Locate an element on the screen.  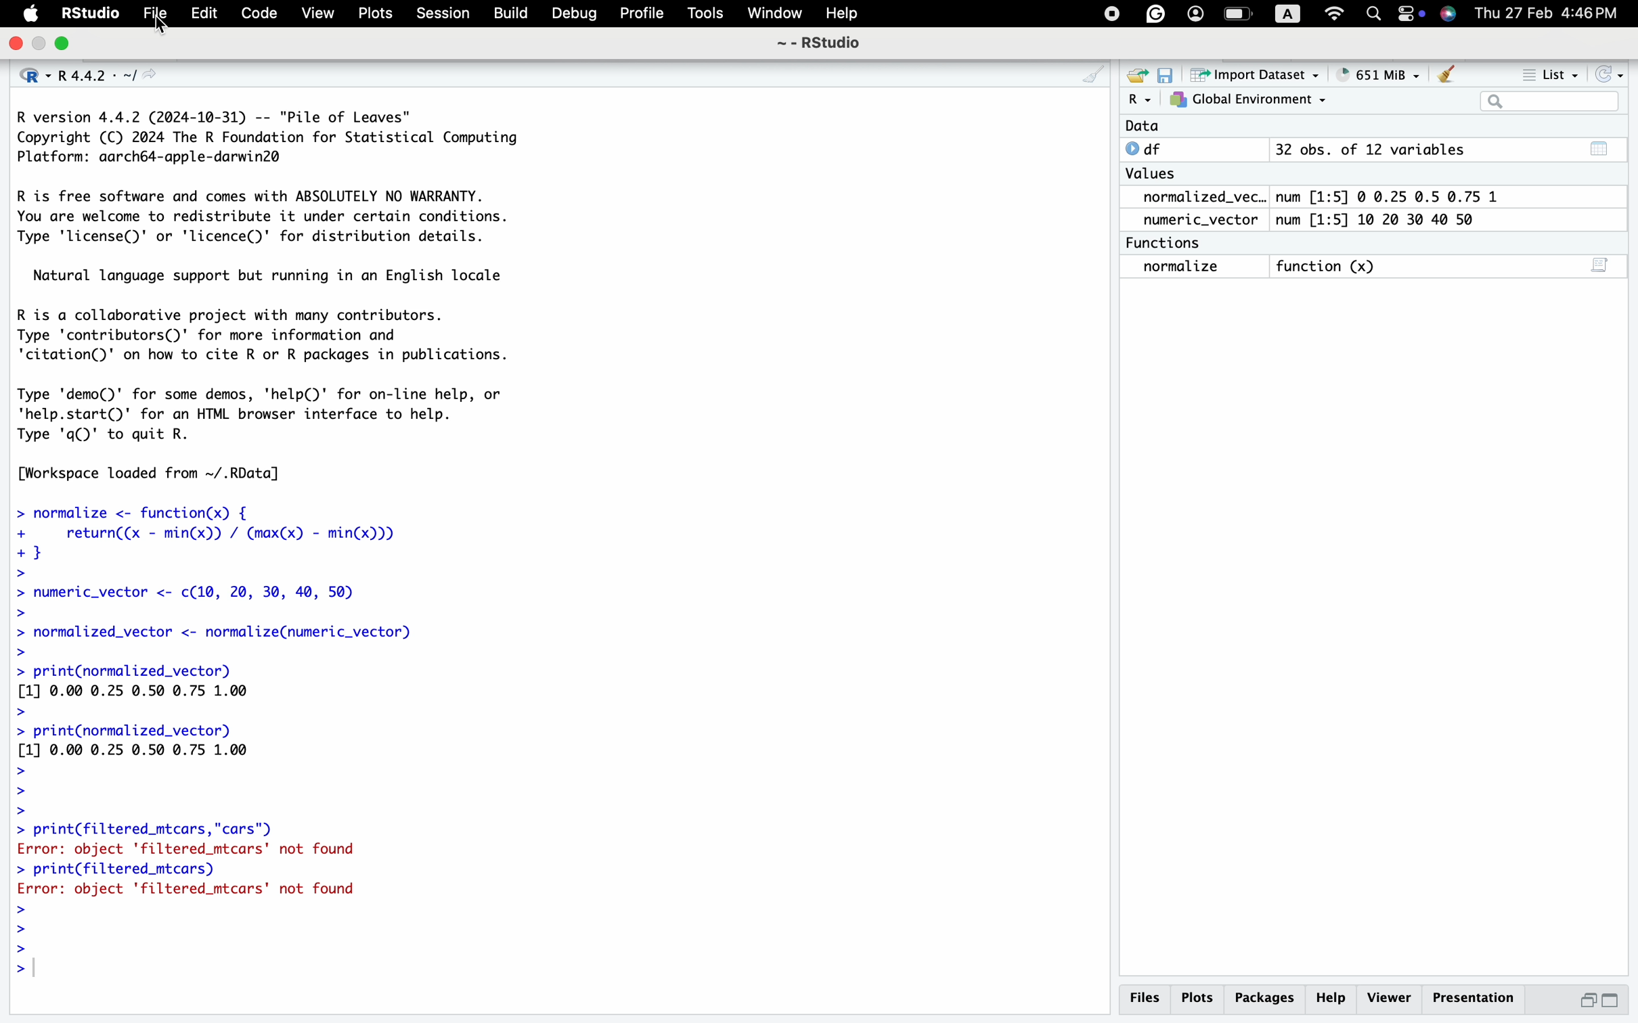
battery is located at coordinates (1239, 15).